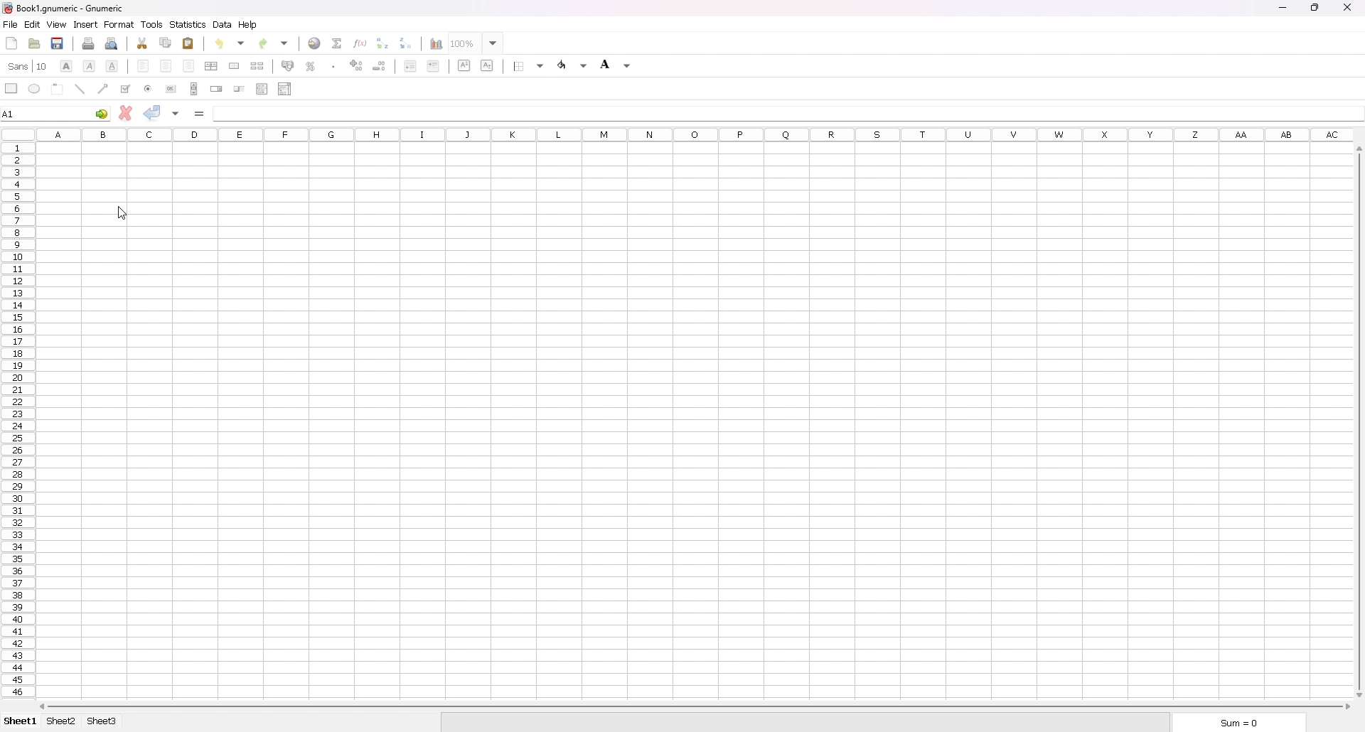 This screenshot has height=732, width=1365. Describe the element at coordinates (383, 43) in the screenshot. I see `sort ascending` at that location.